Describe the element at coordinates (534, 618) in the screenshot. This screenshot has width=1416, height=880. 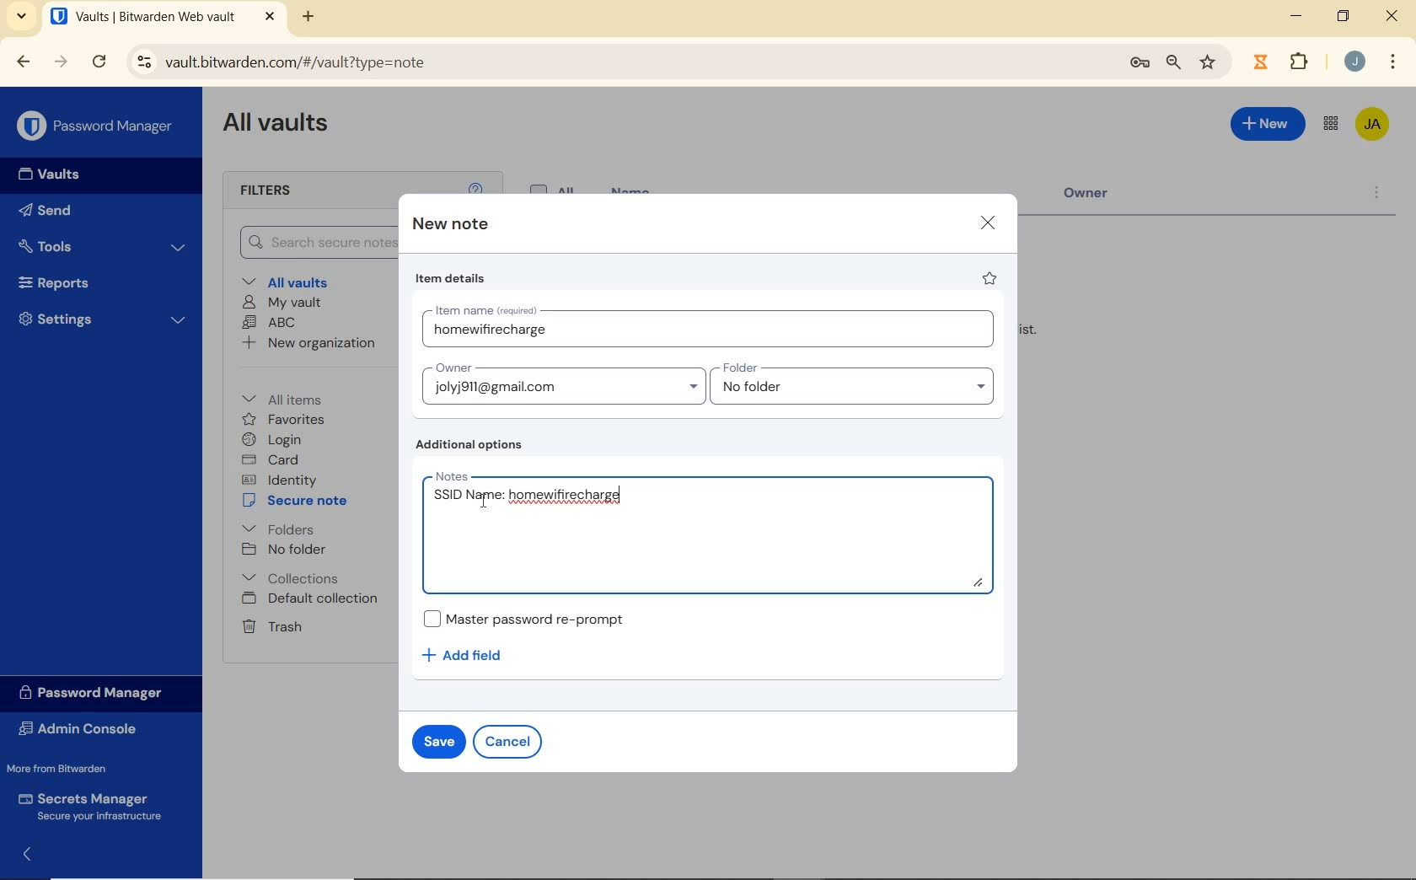
I see `Master password re-prompt` at that location.